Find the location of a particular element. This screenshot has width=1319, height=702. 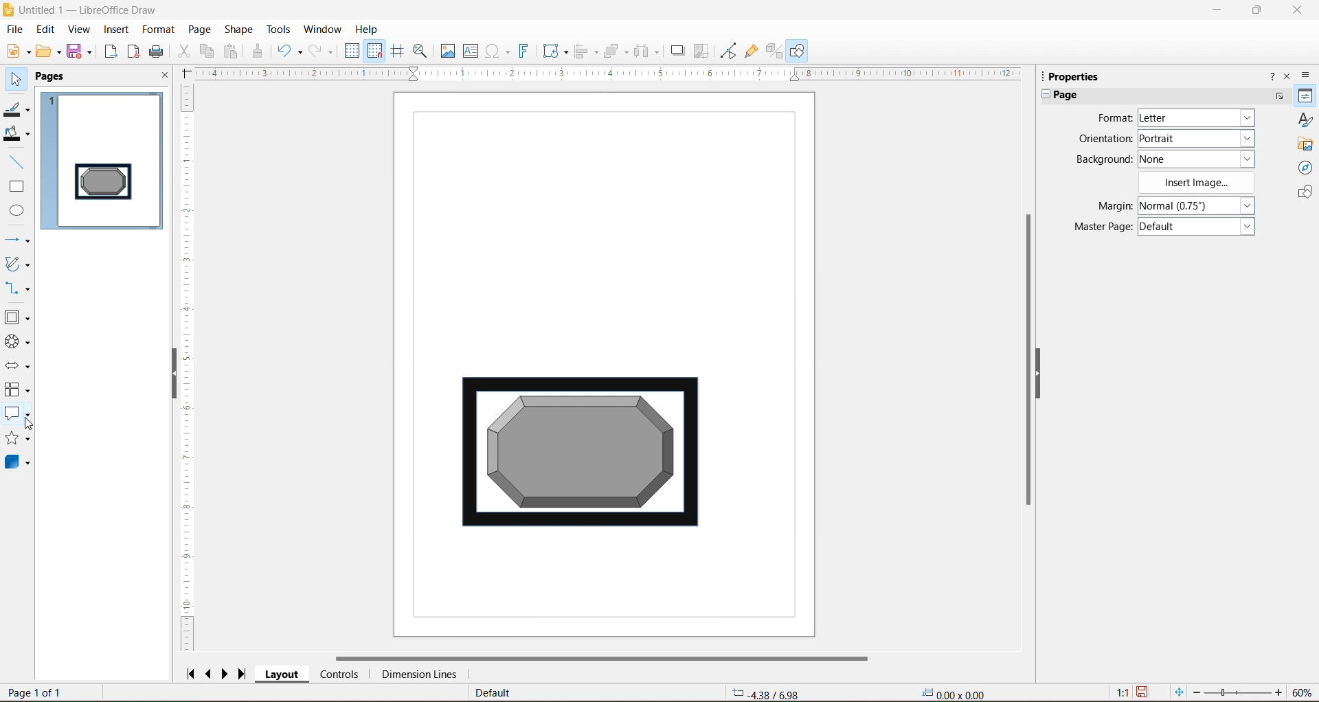

Select background is located at coordinates (1204, 159).